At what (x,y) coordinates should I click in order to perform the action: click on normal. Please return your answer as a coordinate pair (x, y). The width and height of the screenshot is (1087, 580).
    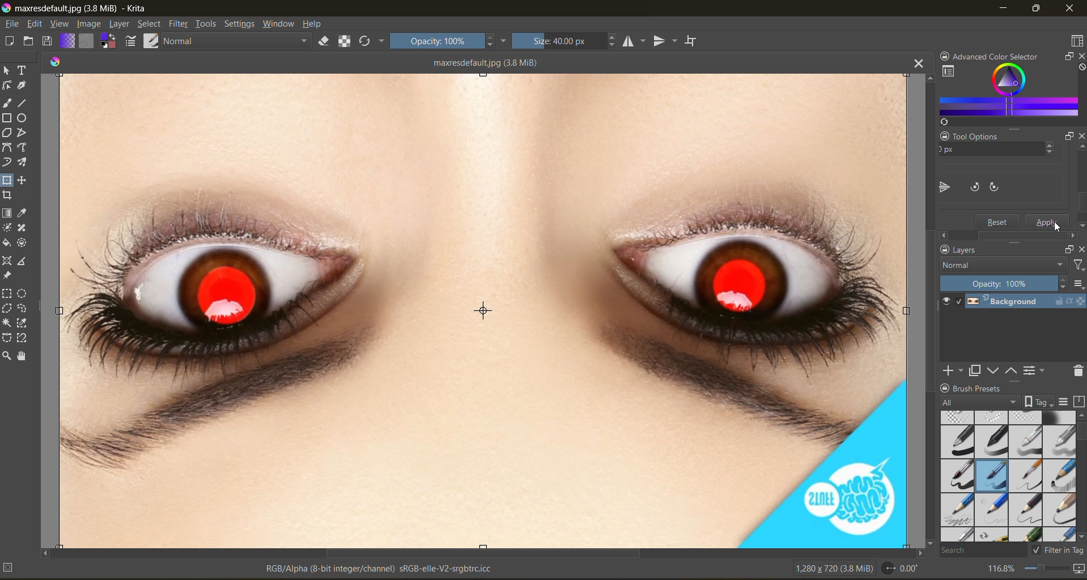
    Looking at the image, I should click on (1002, 265).